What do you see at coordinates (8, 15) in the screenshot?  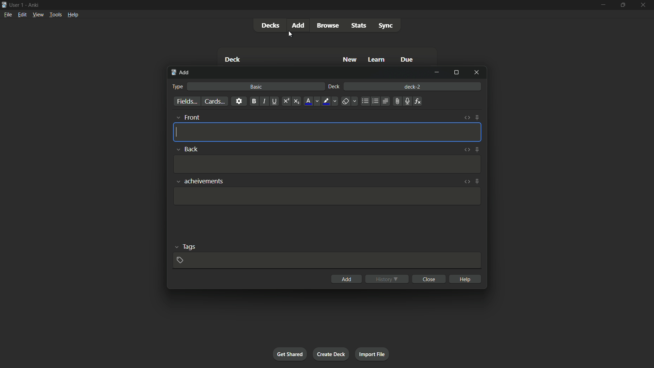 I see `file menu` at bounding box center [8, 15].